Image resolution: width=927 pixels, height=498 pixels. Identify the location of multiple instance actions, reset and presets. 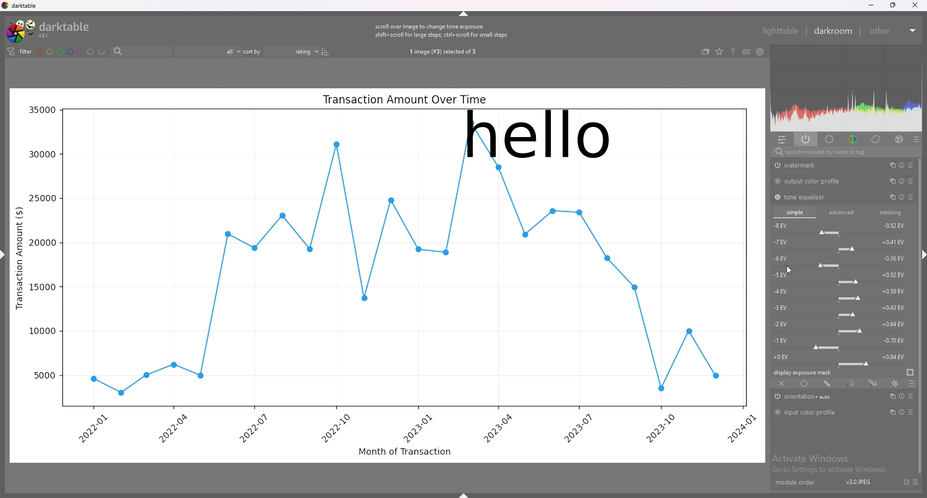
(901, 165).